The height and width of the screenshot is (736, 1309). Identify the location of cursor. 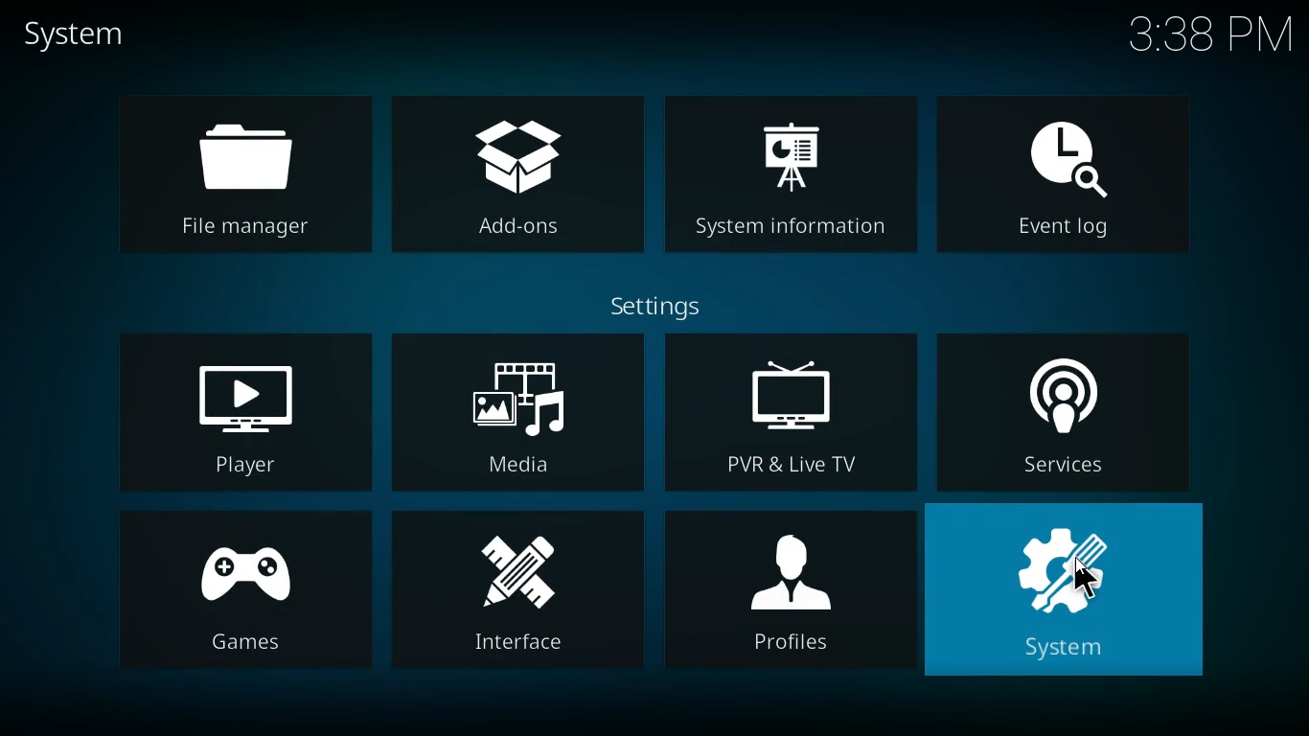
(1079, 585).